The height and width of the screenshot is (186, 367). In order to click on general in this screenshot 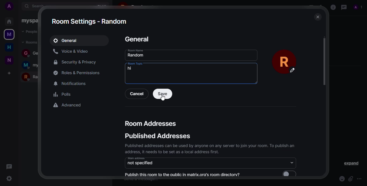, I will do `click(138, 39)`.